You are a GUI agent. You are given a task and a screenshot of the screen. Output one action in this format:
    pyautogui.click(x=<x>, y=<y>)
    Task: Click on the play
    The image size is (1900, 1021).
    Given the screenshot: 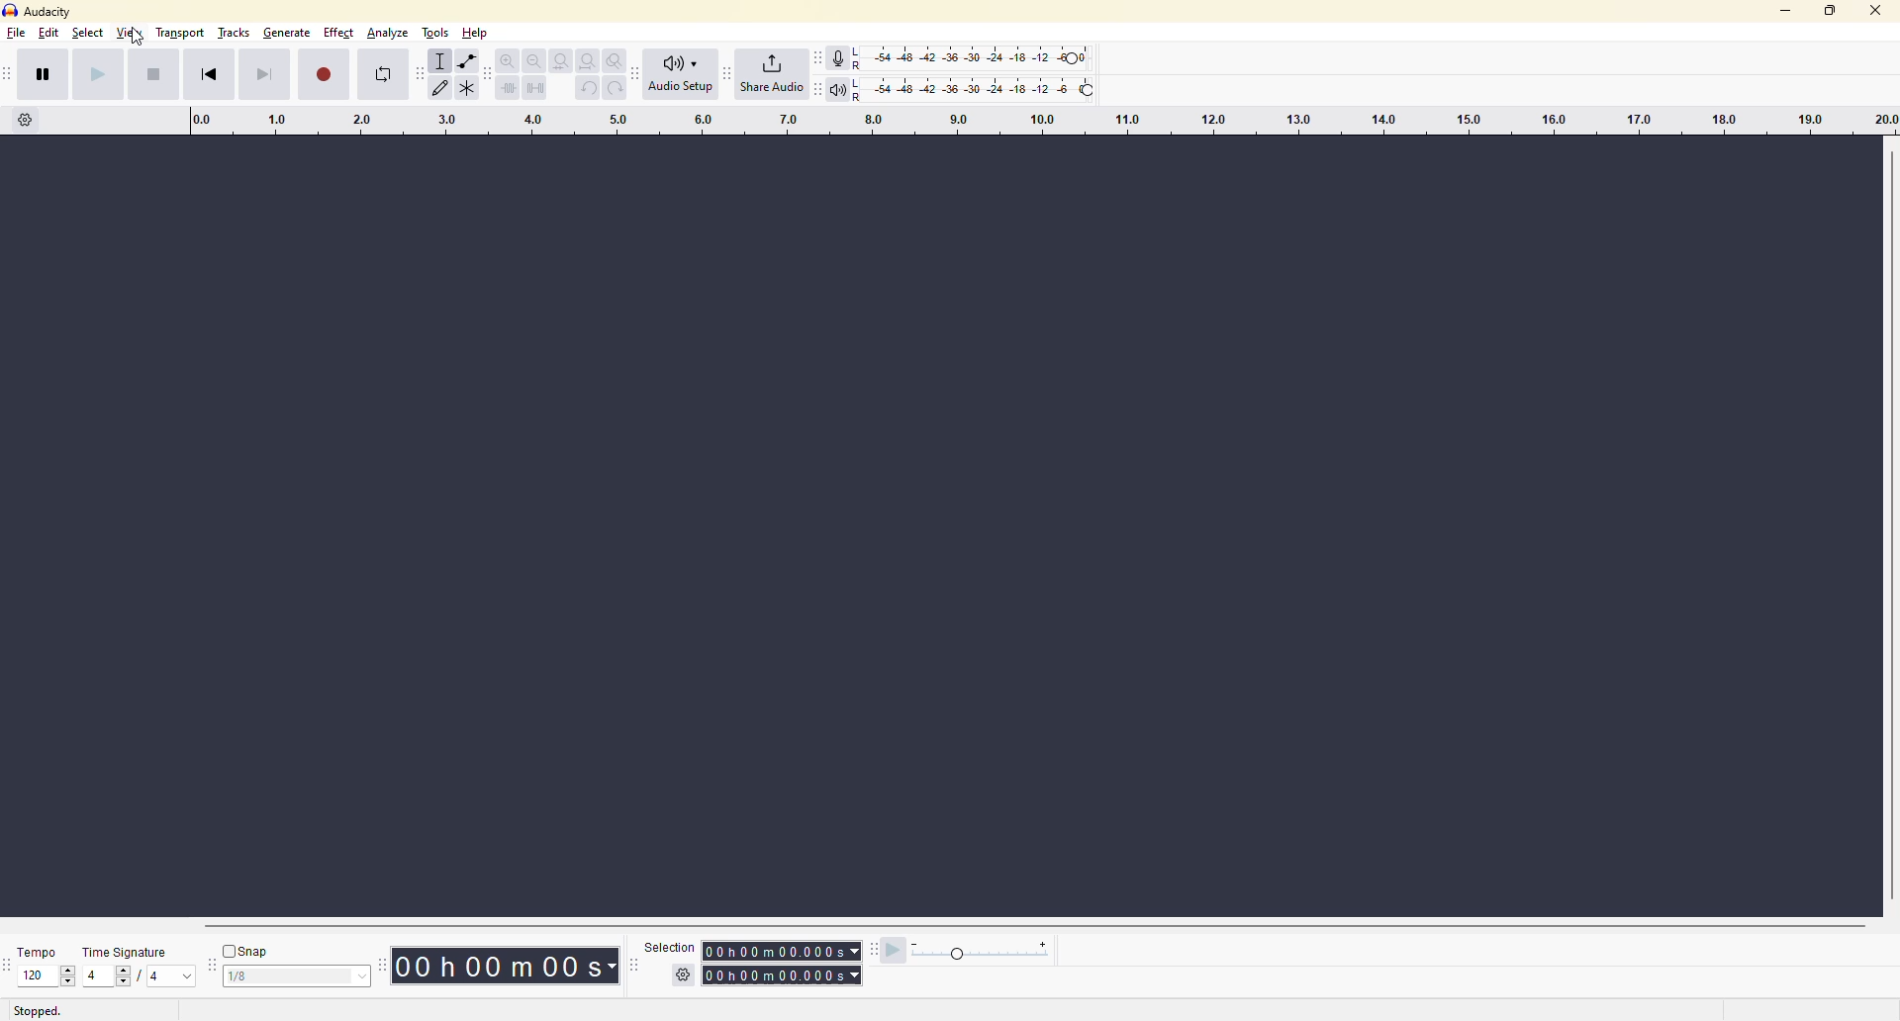 What is the action you would take?
    pyautogui.click(x=93, y=73)
    